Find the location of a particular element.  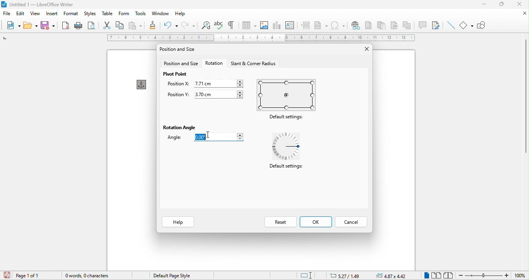

undo is located at coordinates (170, 25).